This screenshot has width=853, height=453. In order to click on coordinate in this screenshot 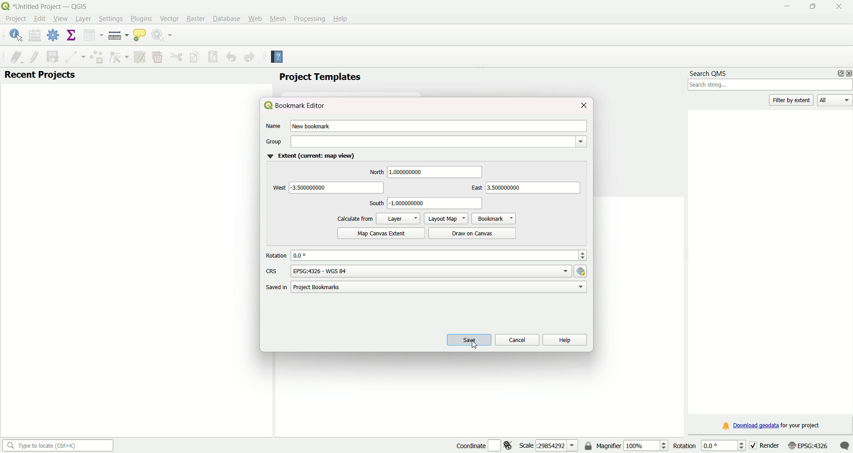, I will do `click(469, 445)`.